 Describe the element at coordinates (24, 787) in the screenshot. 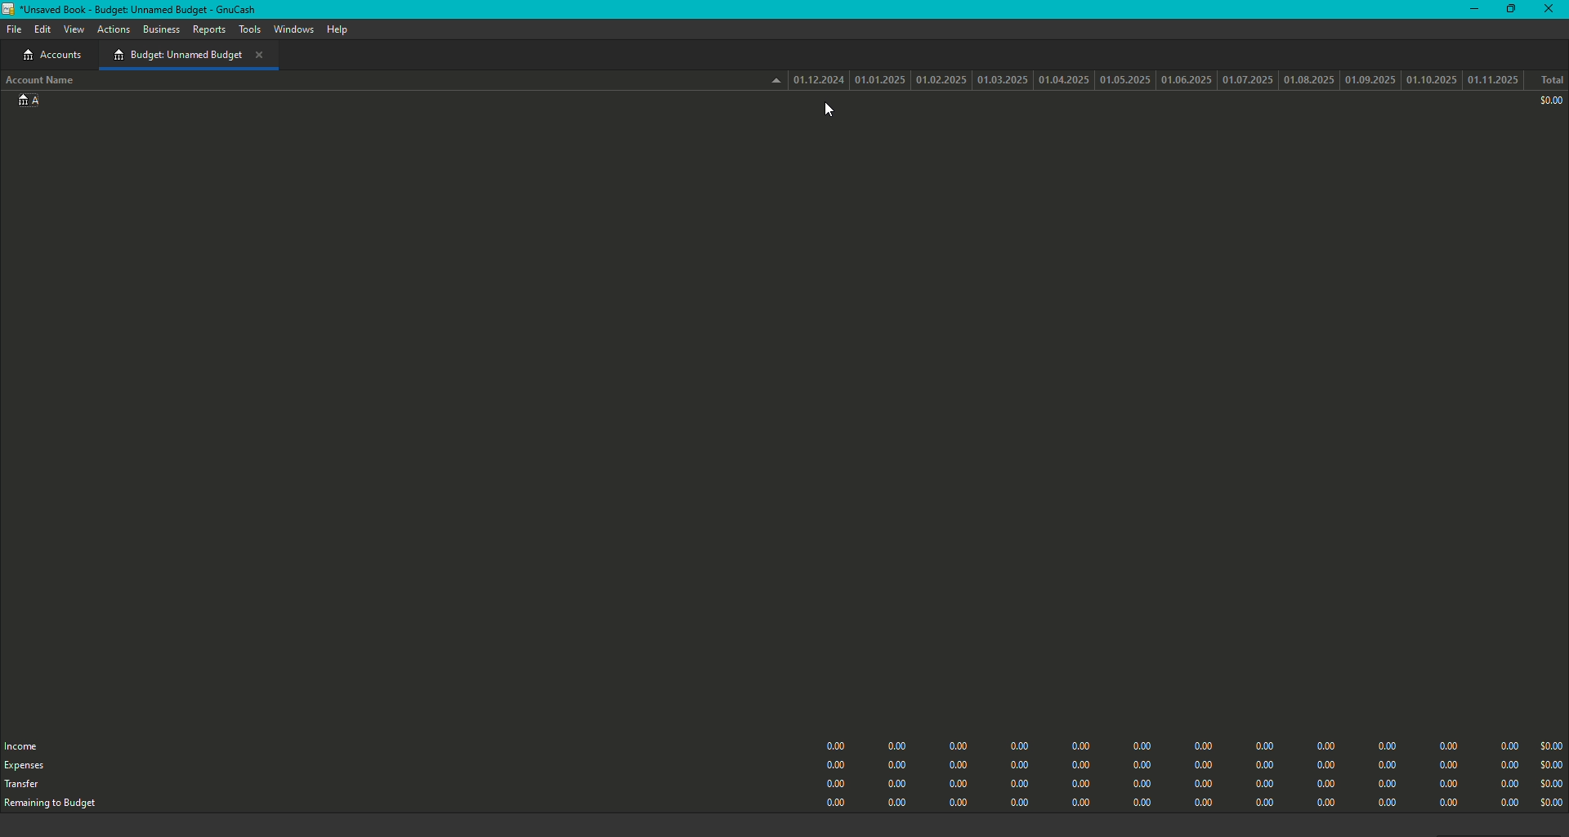

I see `Transfer` at that location.